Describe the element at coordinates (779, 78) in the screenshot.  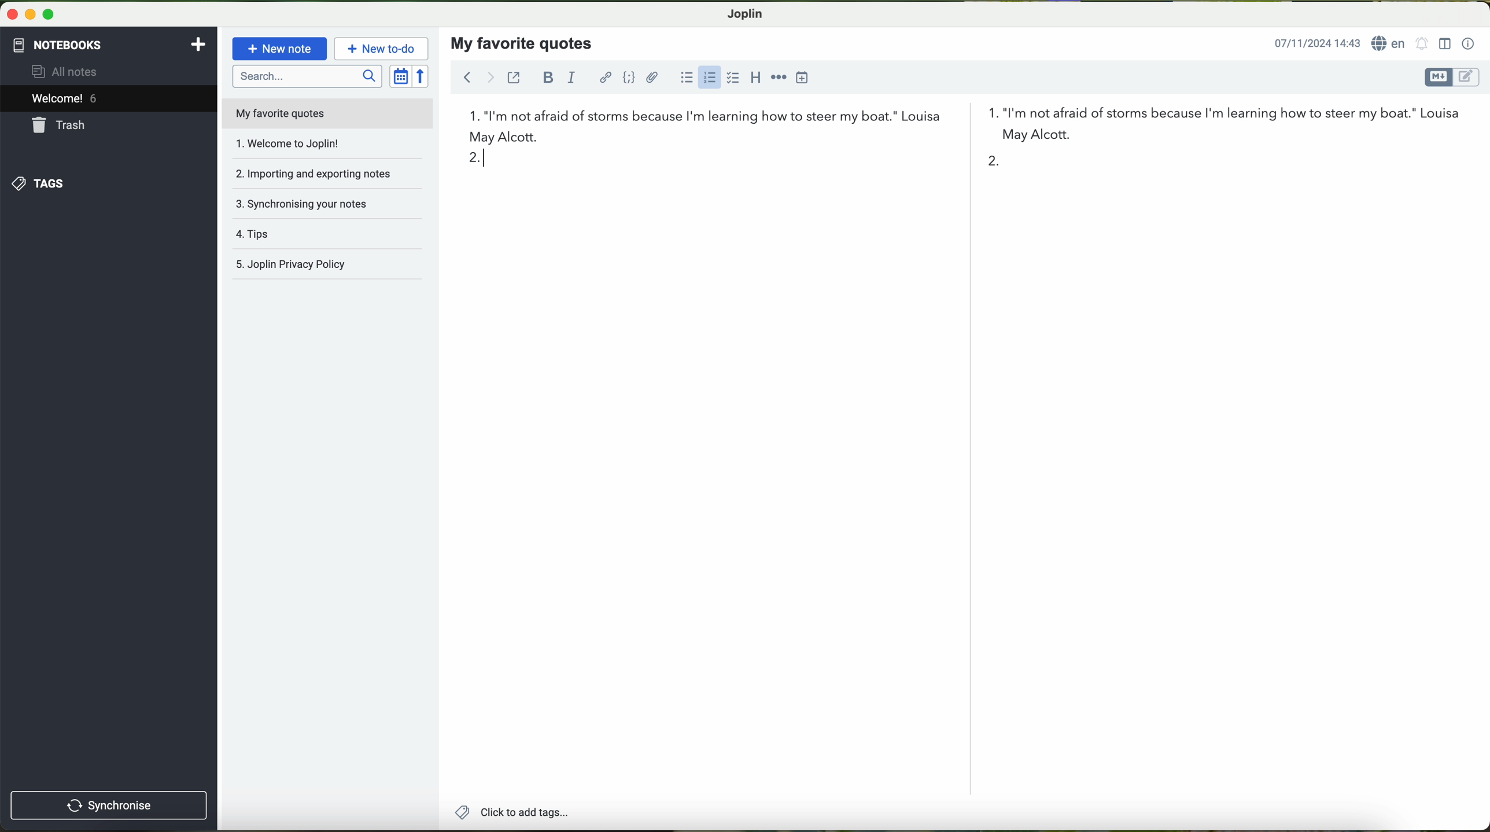
I see `horizontal rule` at that location.